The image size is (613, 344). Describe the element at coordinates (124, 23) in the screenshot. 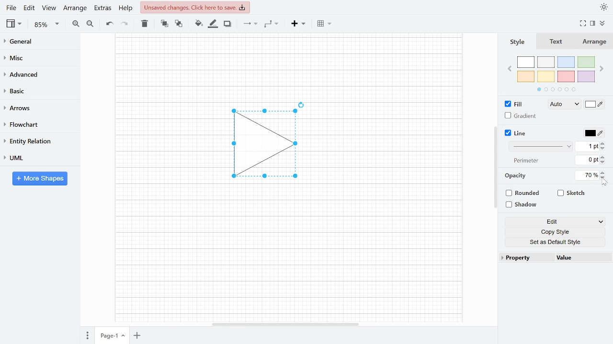

I see `Redo` at that location.